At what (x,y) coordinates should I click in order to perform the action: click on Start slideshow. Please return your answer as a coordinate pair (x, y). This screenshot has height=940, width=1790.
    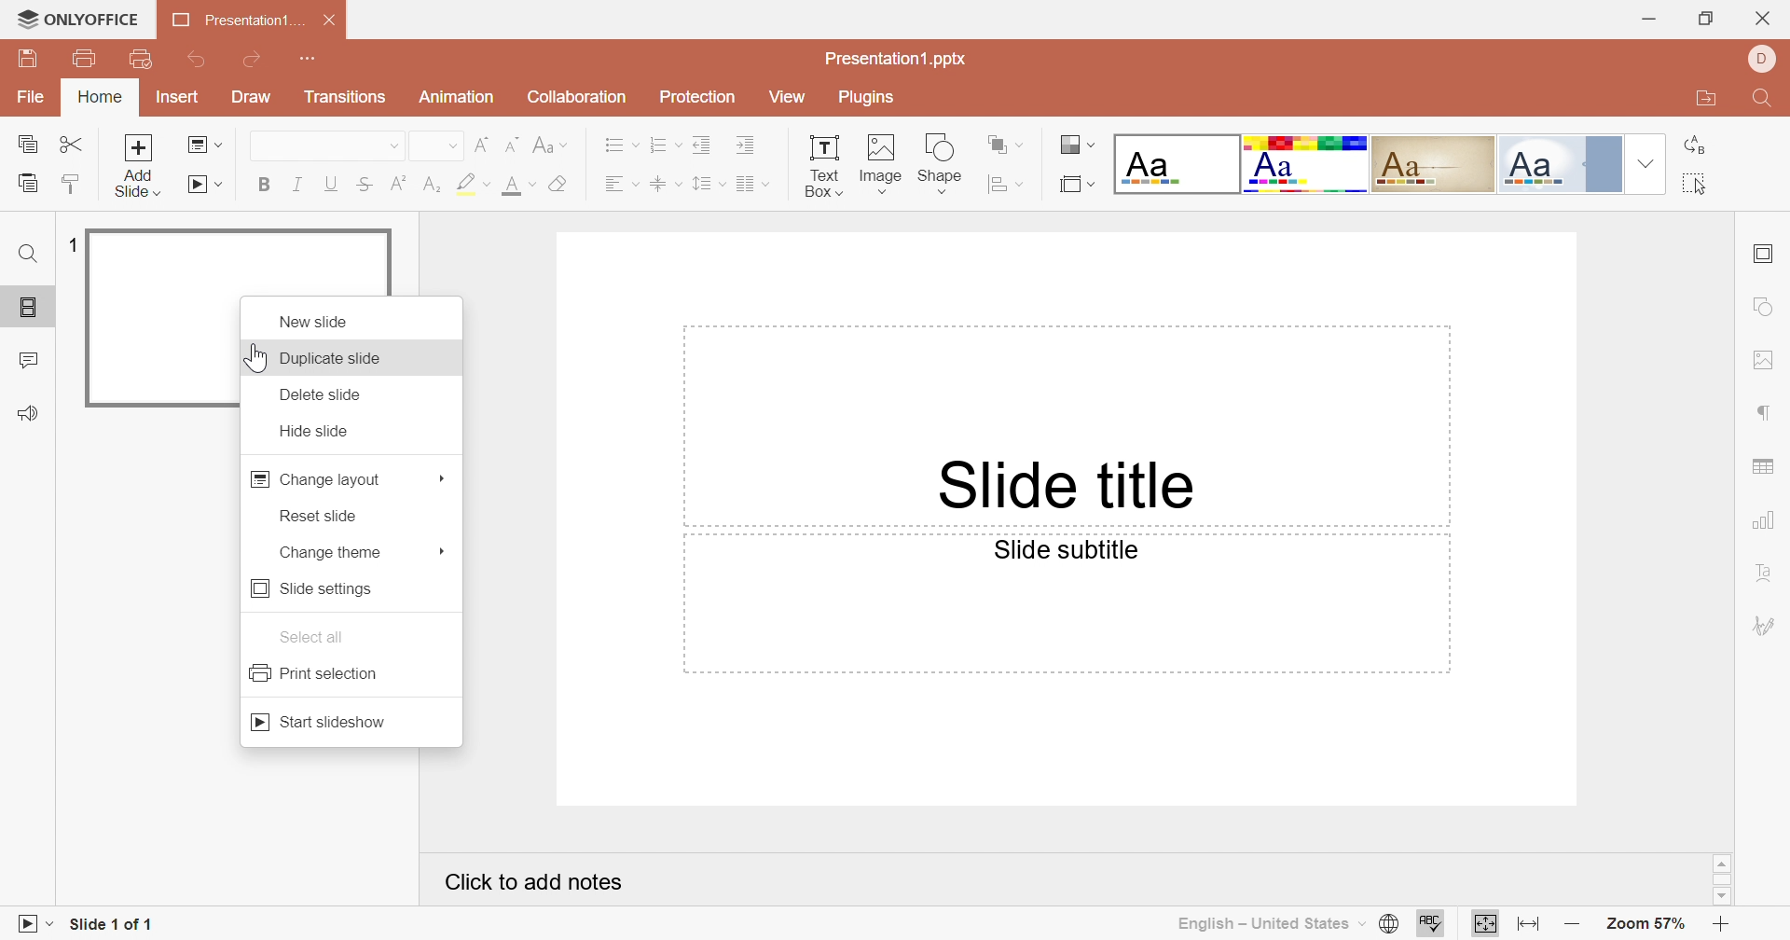
    Looking at the image, I should click on (204, 184).